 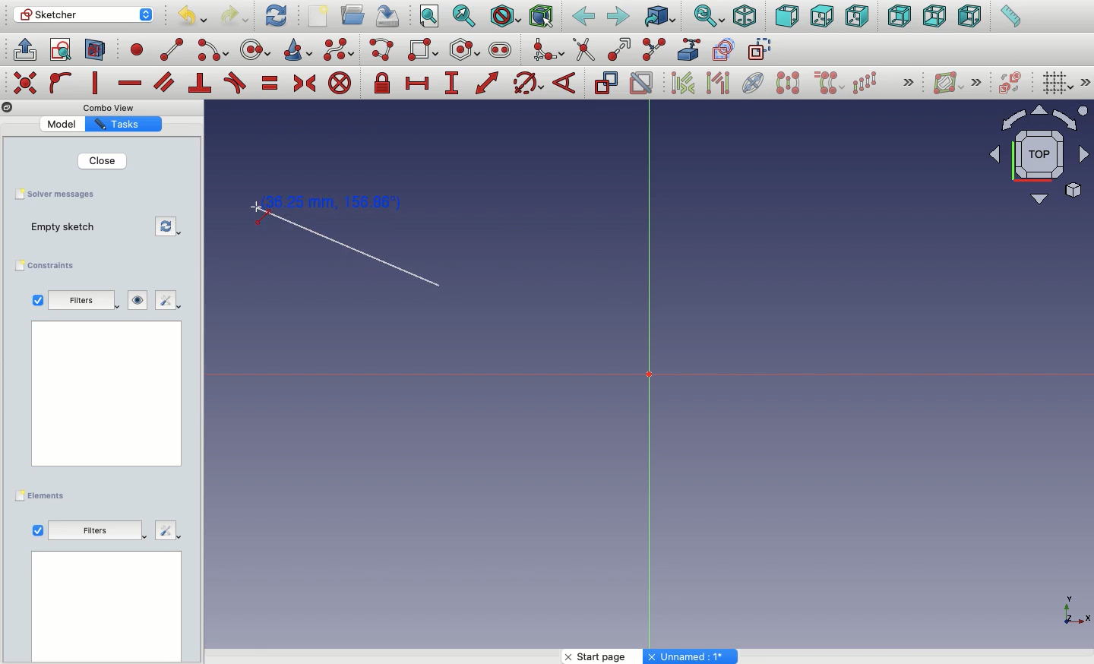 What do you see at coordinates (425, 50) in the screenshot?
I see `Rectangle` at bounding box center [425, 50].